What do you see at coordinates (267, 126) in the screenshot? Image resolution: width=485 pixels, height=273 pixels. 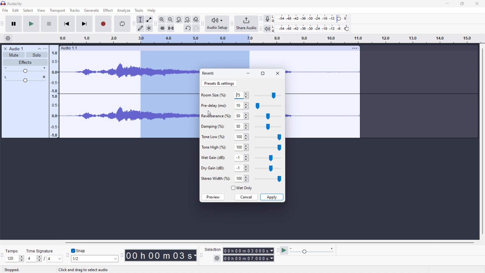 I see `damping slider` at bounding box center [267, 126].